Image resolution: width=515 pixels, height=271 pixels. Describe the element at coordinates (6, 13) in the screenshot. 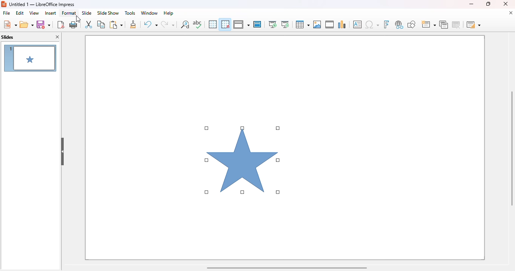

I see `file` at that location.